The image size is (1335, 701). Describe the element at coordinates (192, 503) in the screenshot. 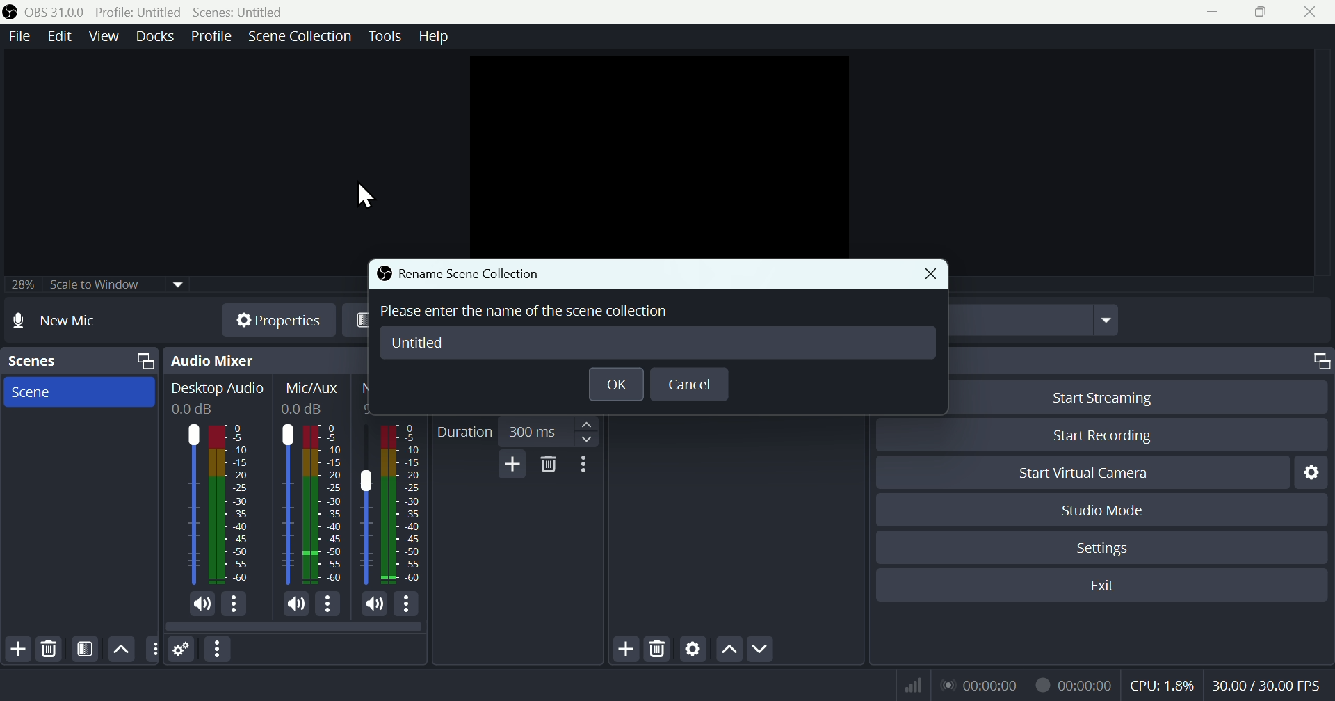

I see `Desktop Audio` at that location.